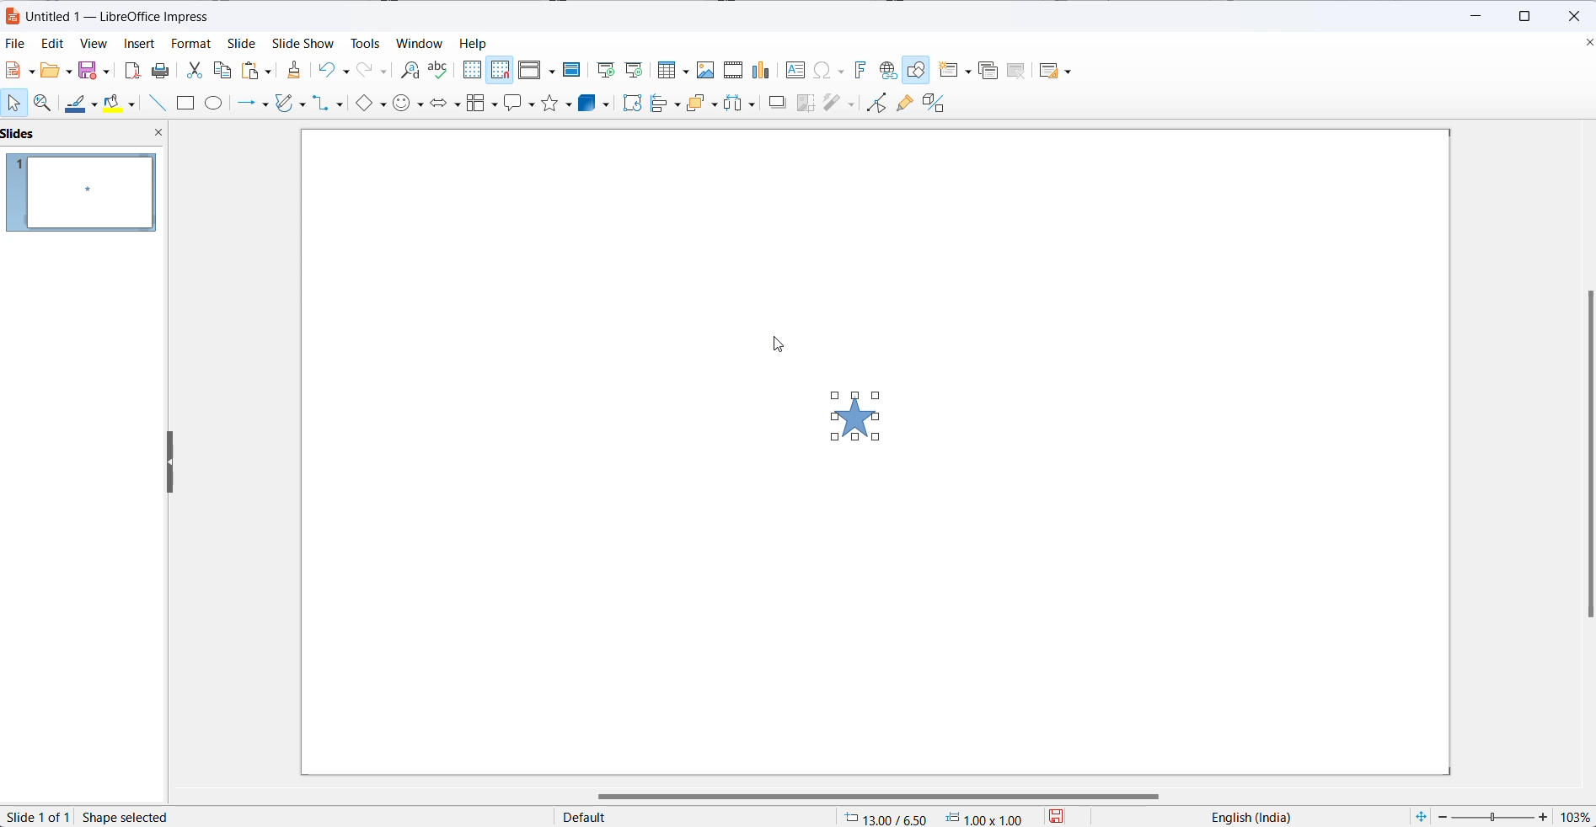 This screenshot has height=827, width=1596. What do you see at coordinates (596, 104) in the screenshot?
I see `3d objects` at bounding box center [596, 104].